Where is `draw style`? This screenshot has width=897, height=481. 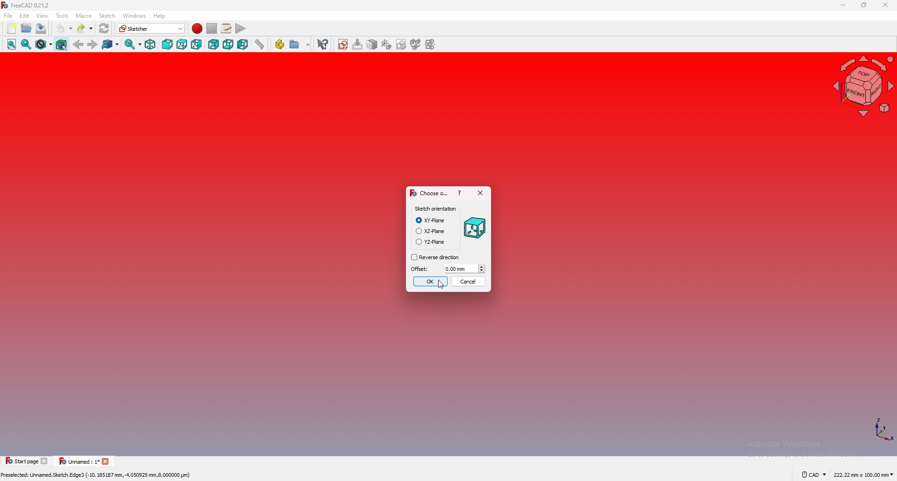
draw style is located at coordinates (44, 44).